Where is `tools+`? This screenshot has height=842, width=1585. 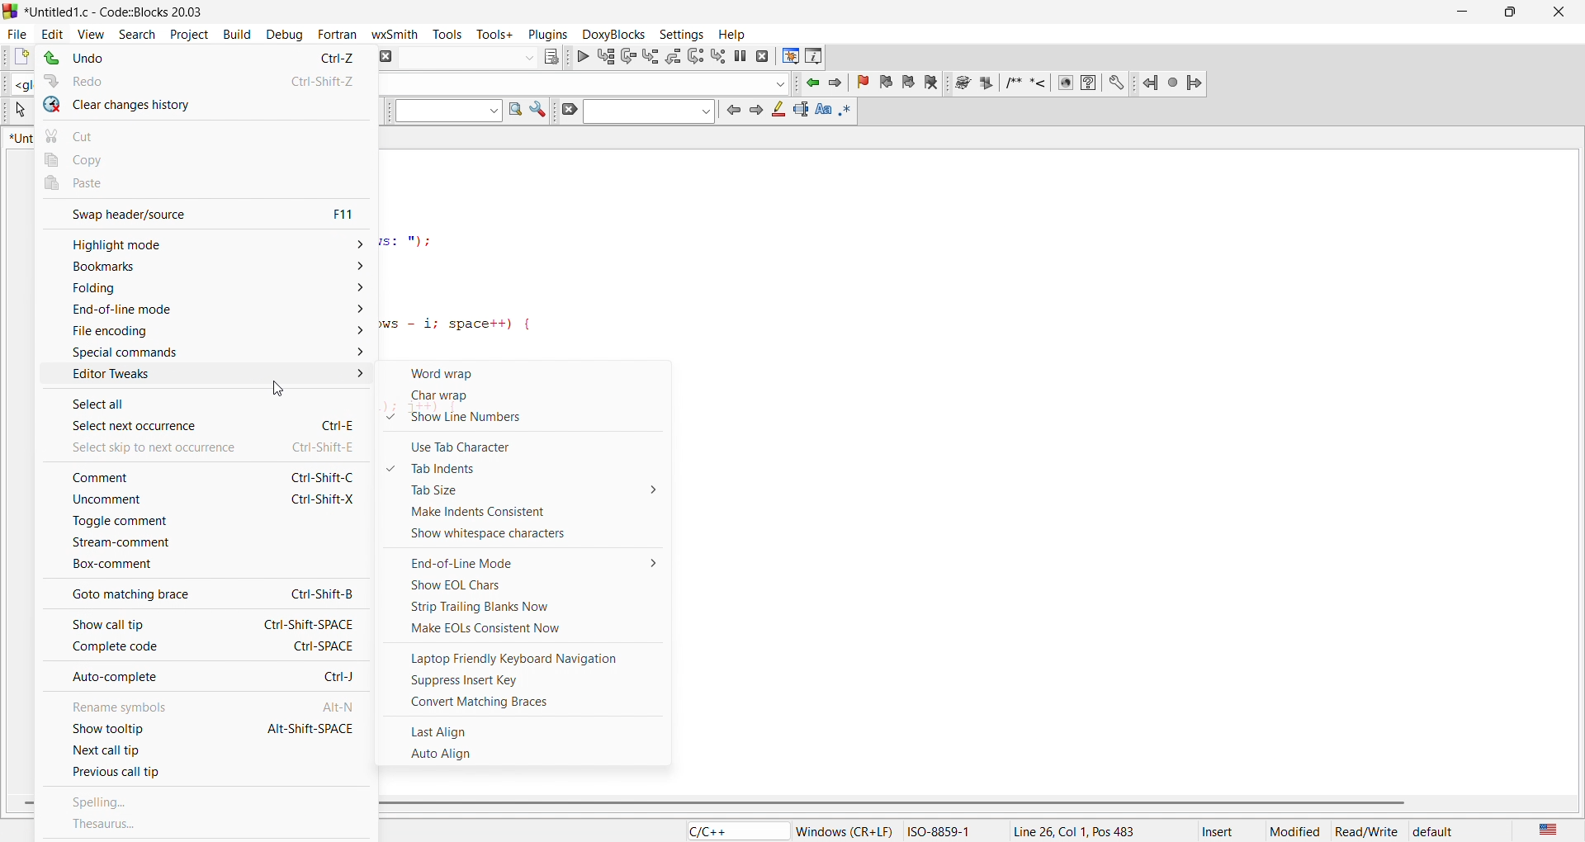 tools+ is located at coordinates (498, 36).